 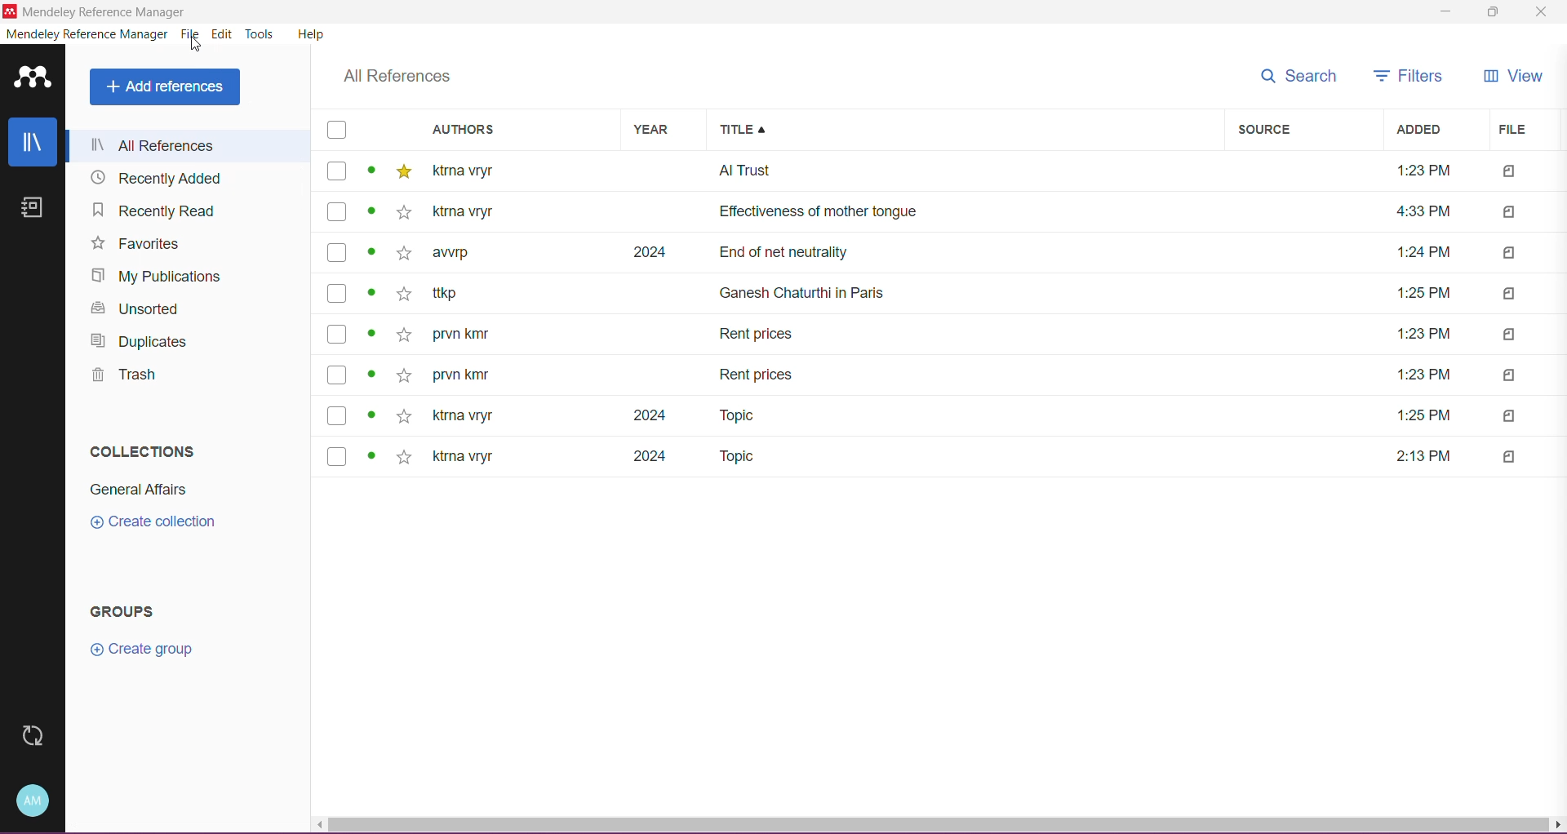 What do you see at coordinates (93, 36) in the screenshot?
I see `Mendeley Reference Manager` at bounding box center [93, 36].